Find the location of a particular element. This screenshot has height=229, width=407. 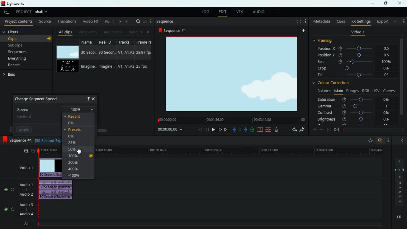

end is located at coordinates (227, 129).